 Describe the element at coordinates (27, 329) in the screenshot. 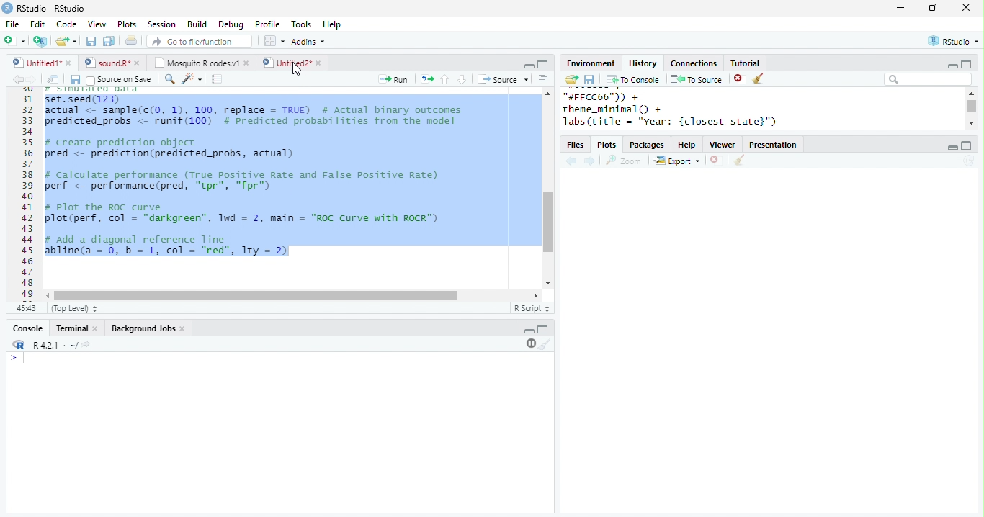

I see `console` at that location.